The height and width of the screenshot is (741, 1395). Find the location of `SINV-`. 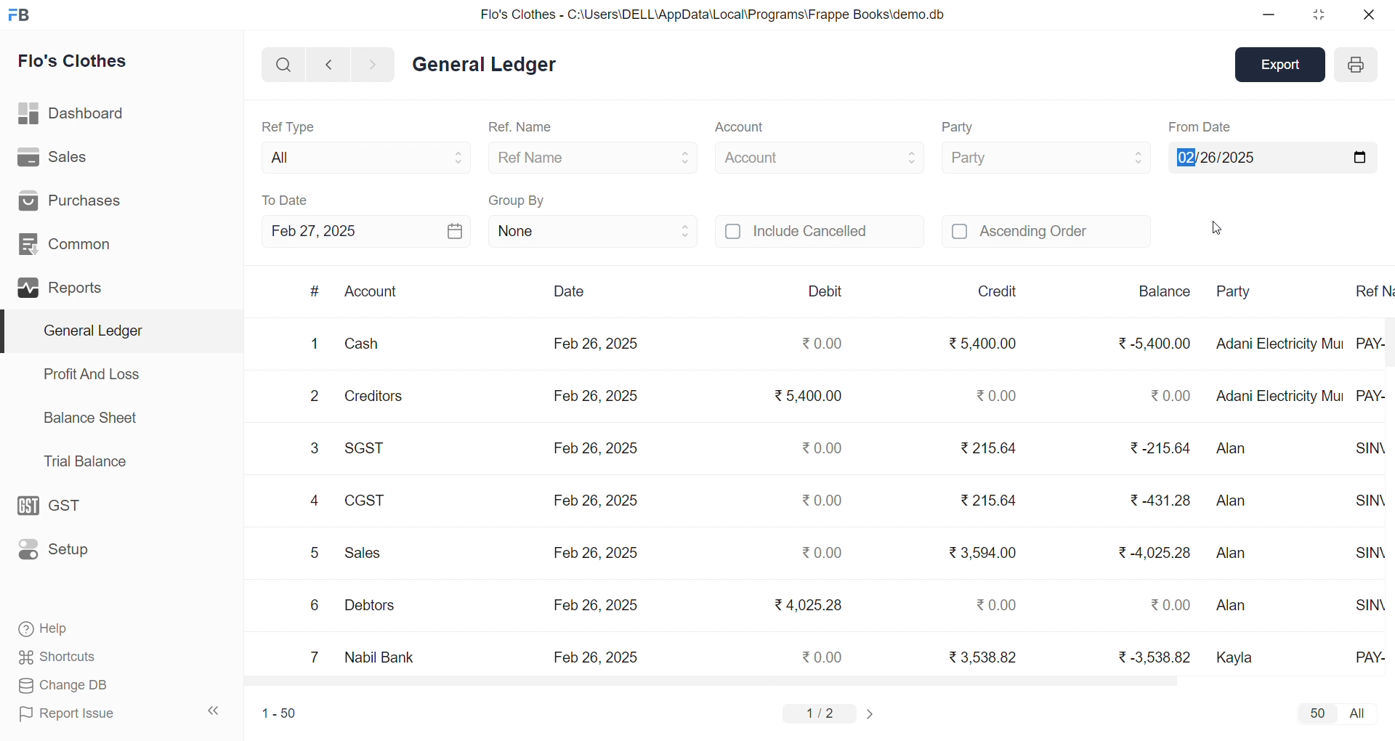

SINV- is located at coordinates (1370, 500).